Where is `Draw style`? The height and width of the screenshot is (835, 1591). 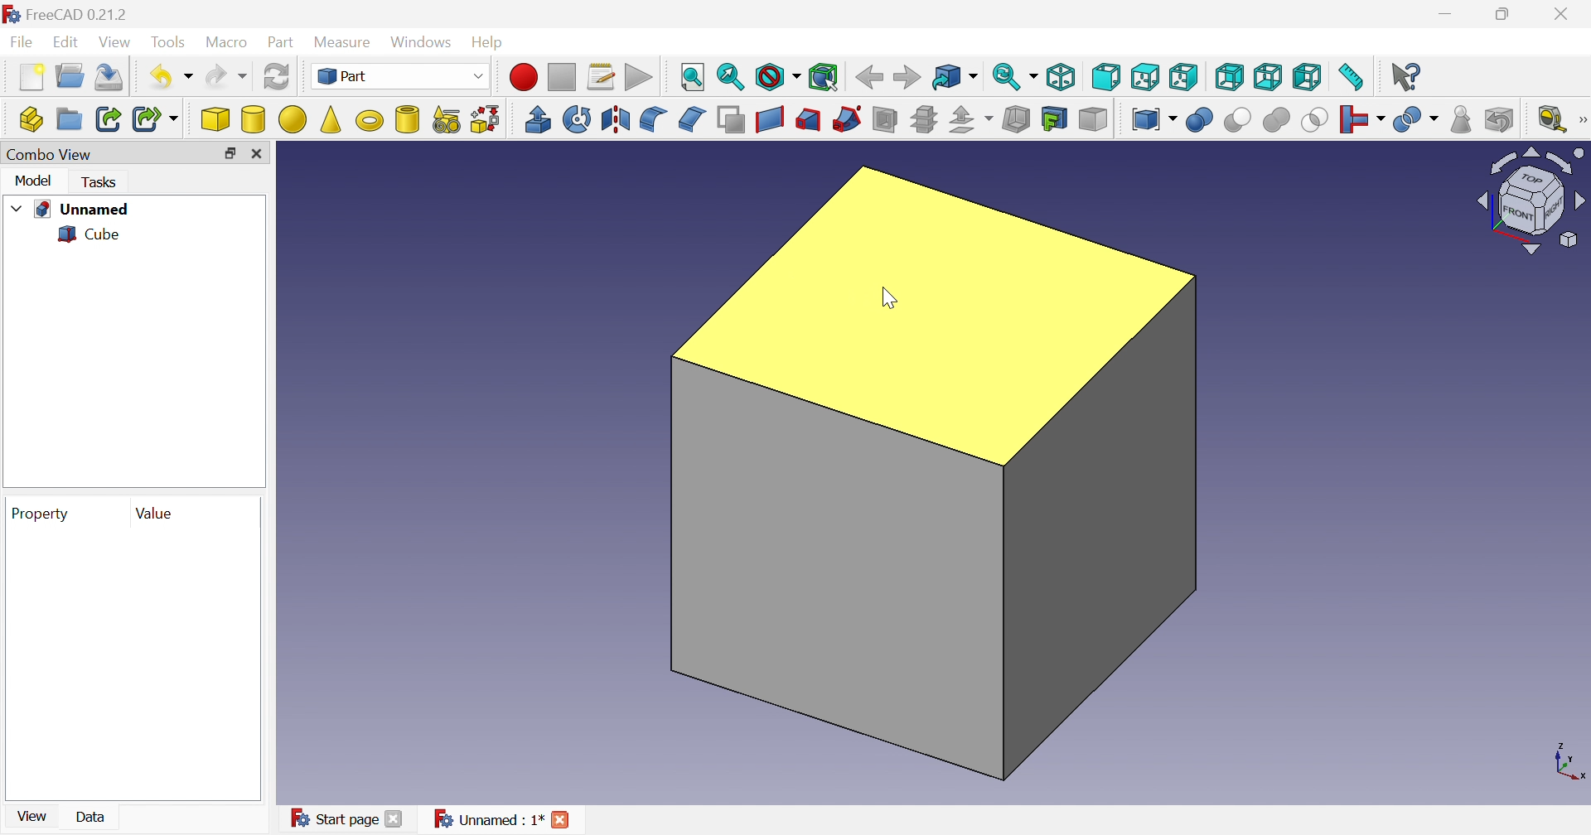 Draw style is located at coordinates (779, 75).